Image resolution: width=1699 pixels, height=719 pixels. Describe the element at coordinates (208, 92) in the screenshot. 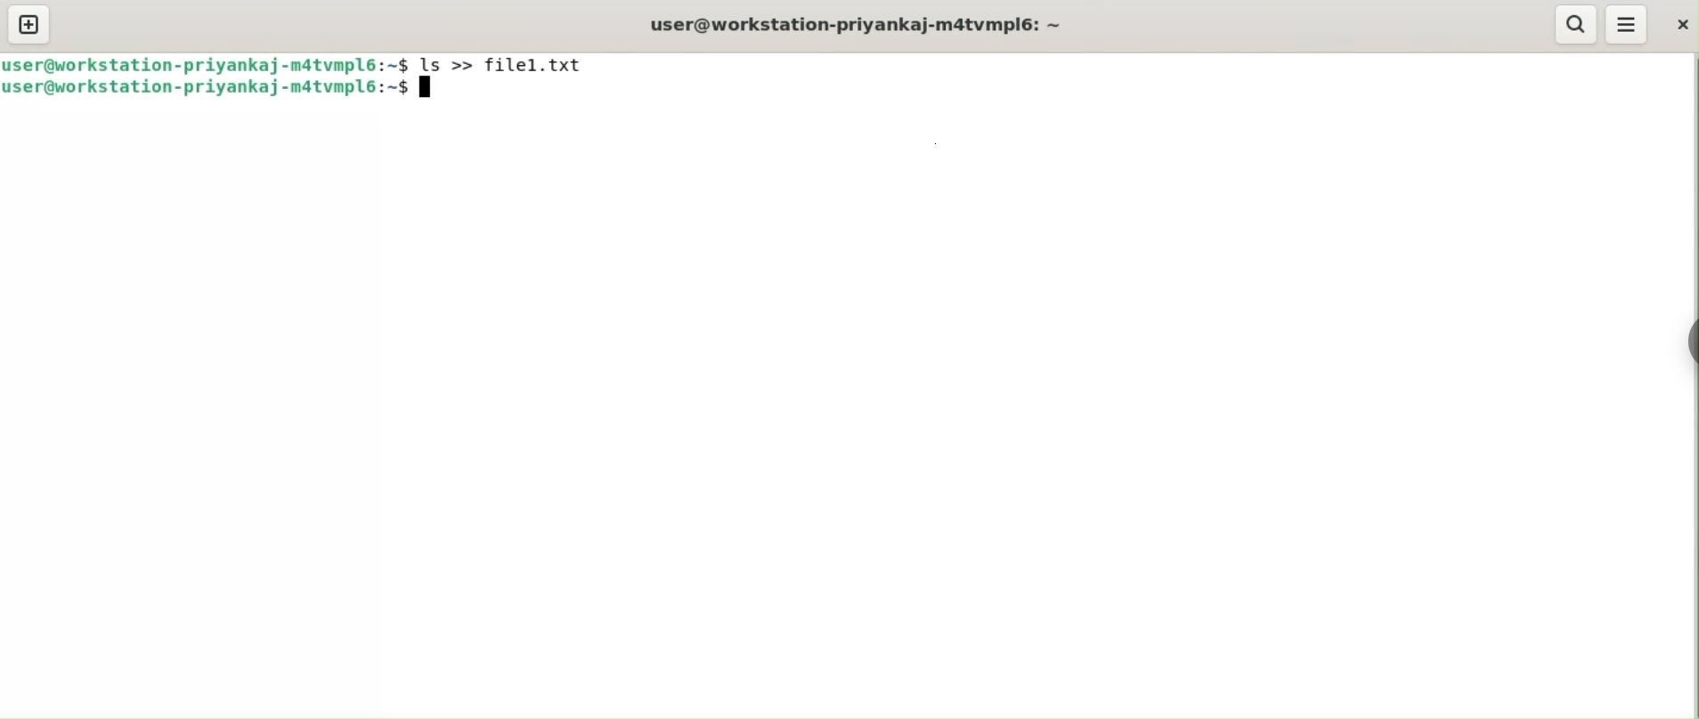

I see `user@workstation-priyankaj-m4tvmpl6: ~$` at that location.